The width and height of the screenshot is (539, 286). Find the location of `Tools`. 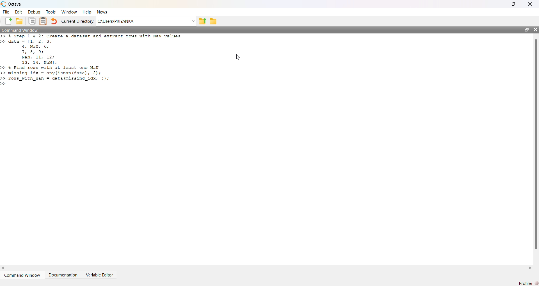

Tools is located at coordinates (51, 12).